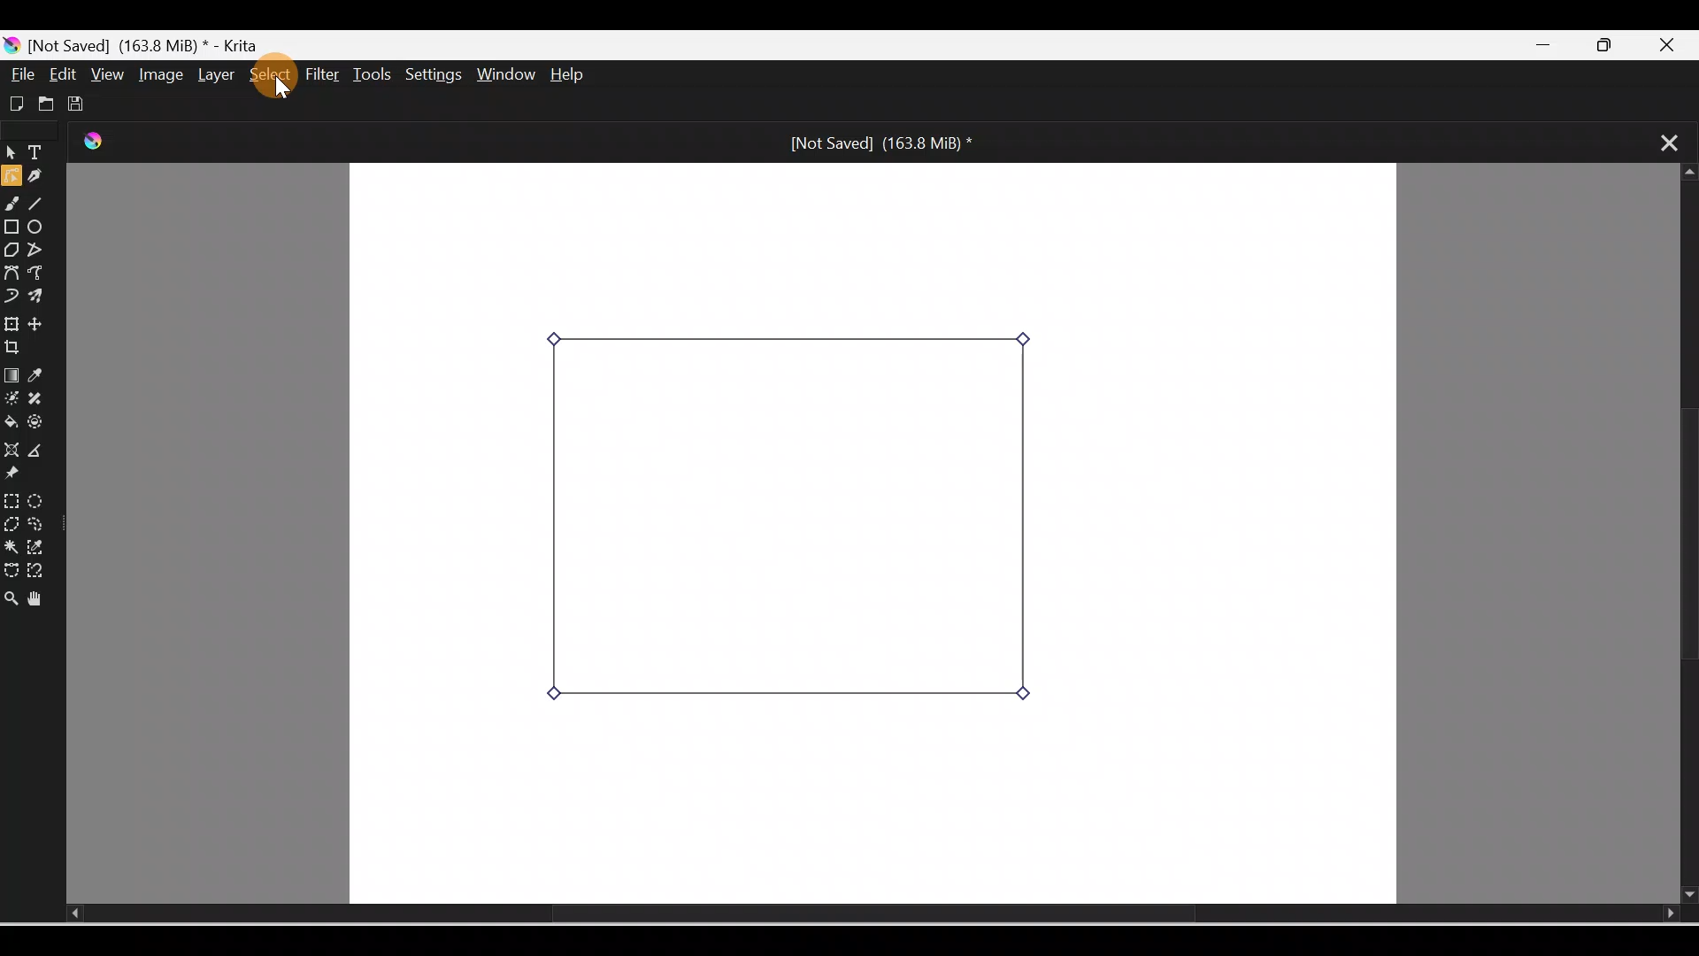  What do you see at coordinates (43, 324) in the screenshot?
I see `Move a layer` at bounding box center [43, 324].